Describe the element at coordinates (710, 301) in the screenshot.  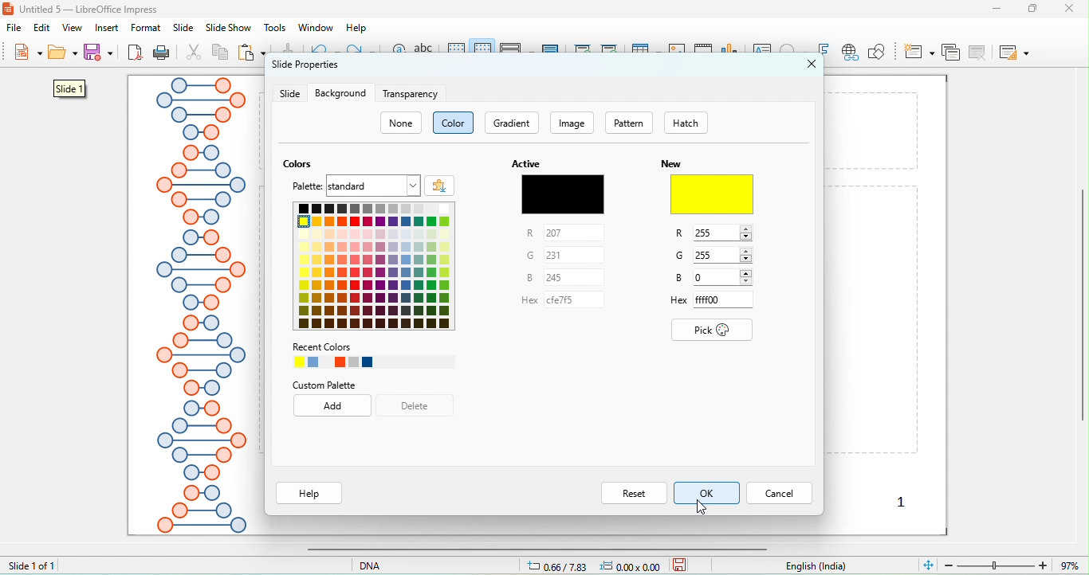
I see `Hex` at that location.